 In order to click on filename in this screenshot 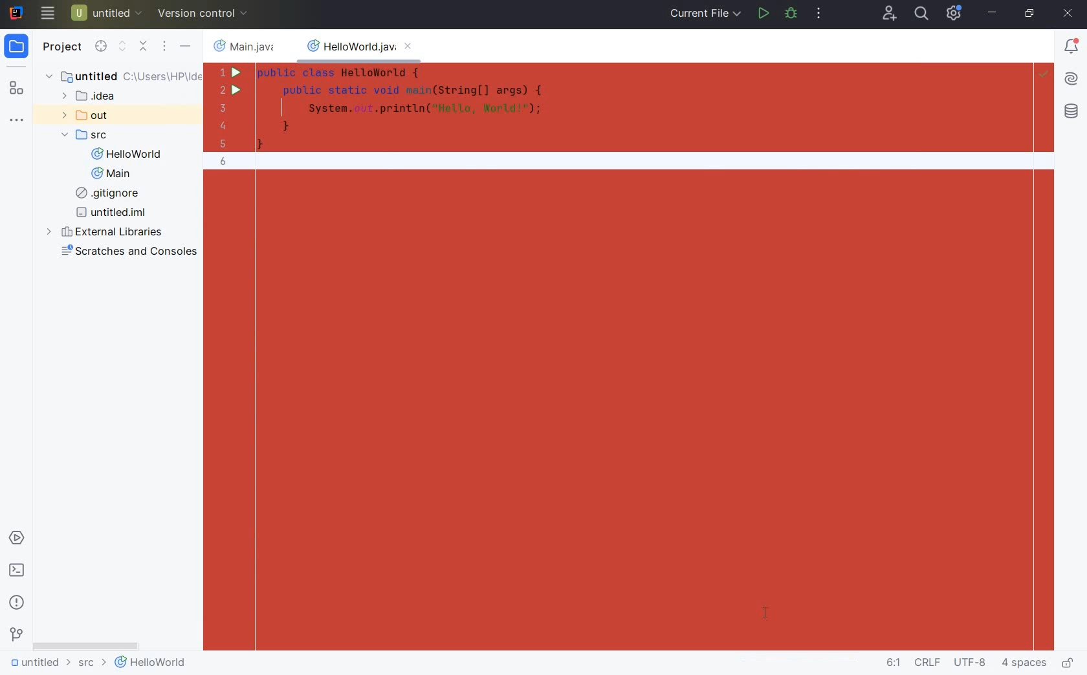, I will do `click(247, 46)`.